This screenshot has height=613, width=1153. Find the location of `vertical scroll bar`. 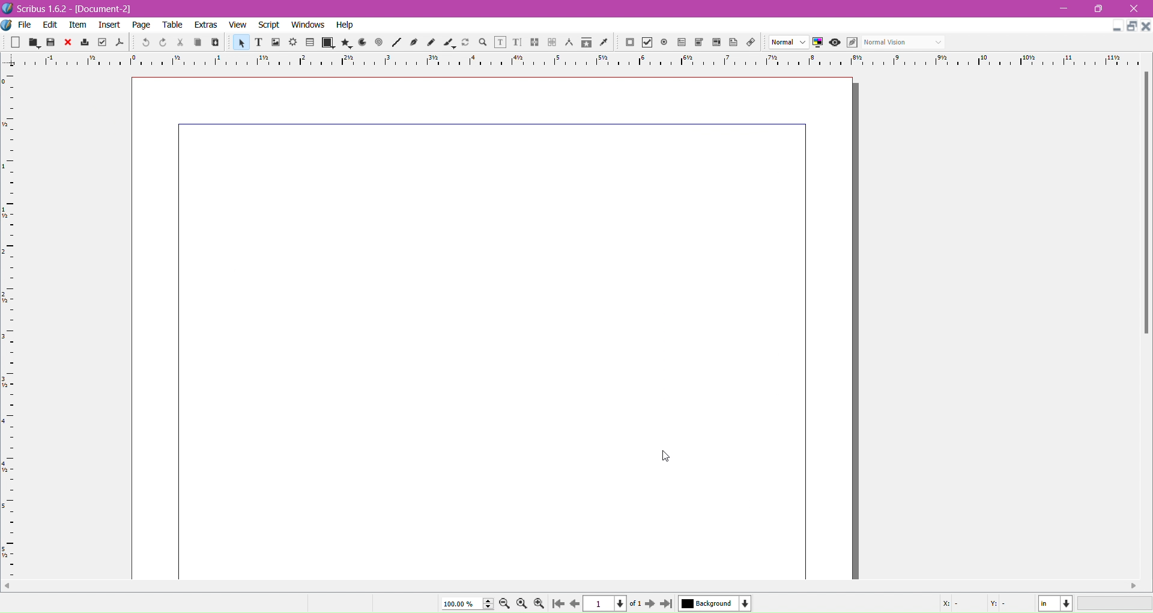

vertical scroll bar is located at coordinates (577, 587).